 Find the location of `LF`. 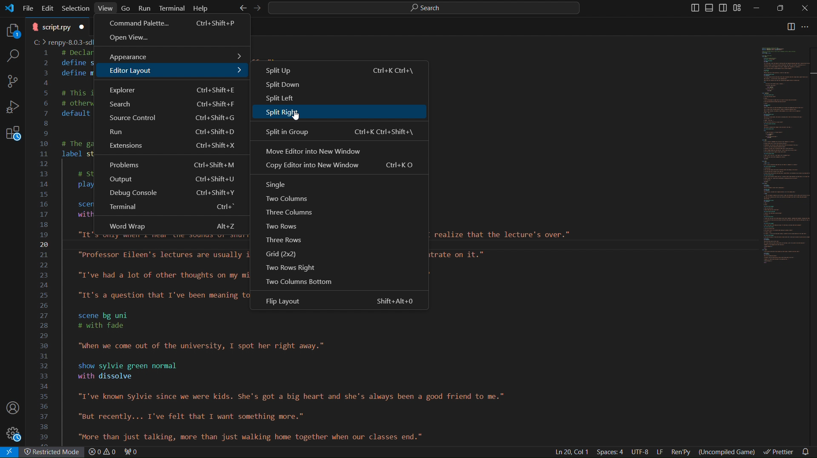

LF is located at coordinates (660, 452).